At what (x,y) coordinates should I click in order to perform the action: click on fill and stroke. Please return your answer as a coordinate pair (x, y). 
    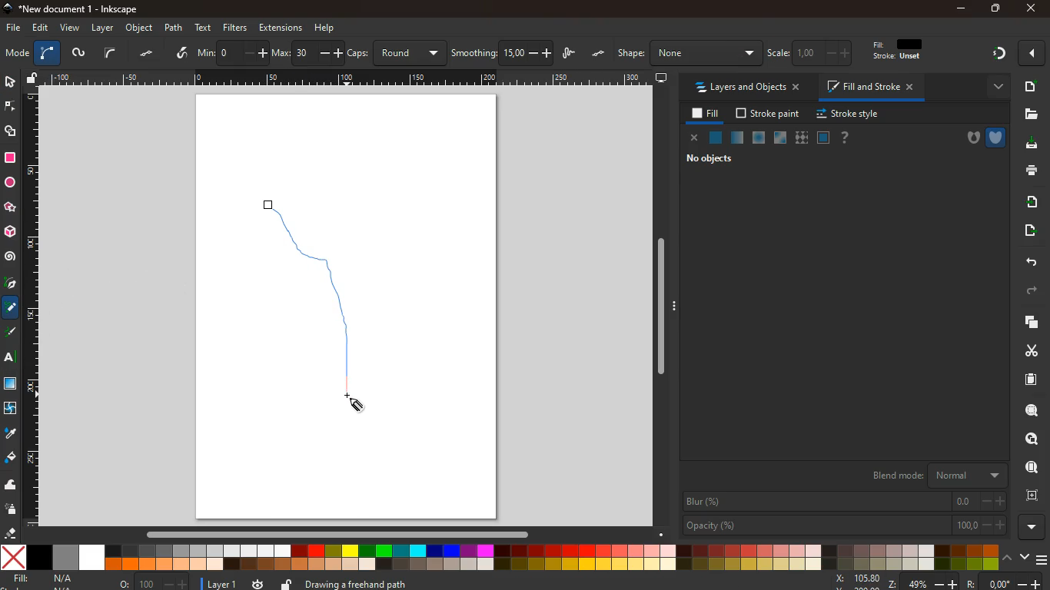
    Looking at the image, I should click on (871, 86).